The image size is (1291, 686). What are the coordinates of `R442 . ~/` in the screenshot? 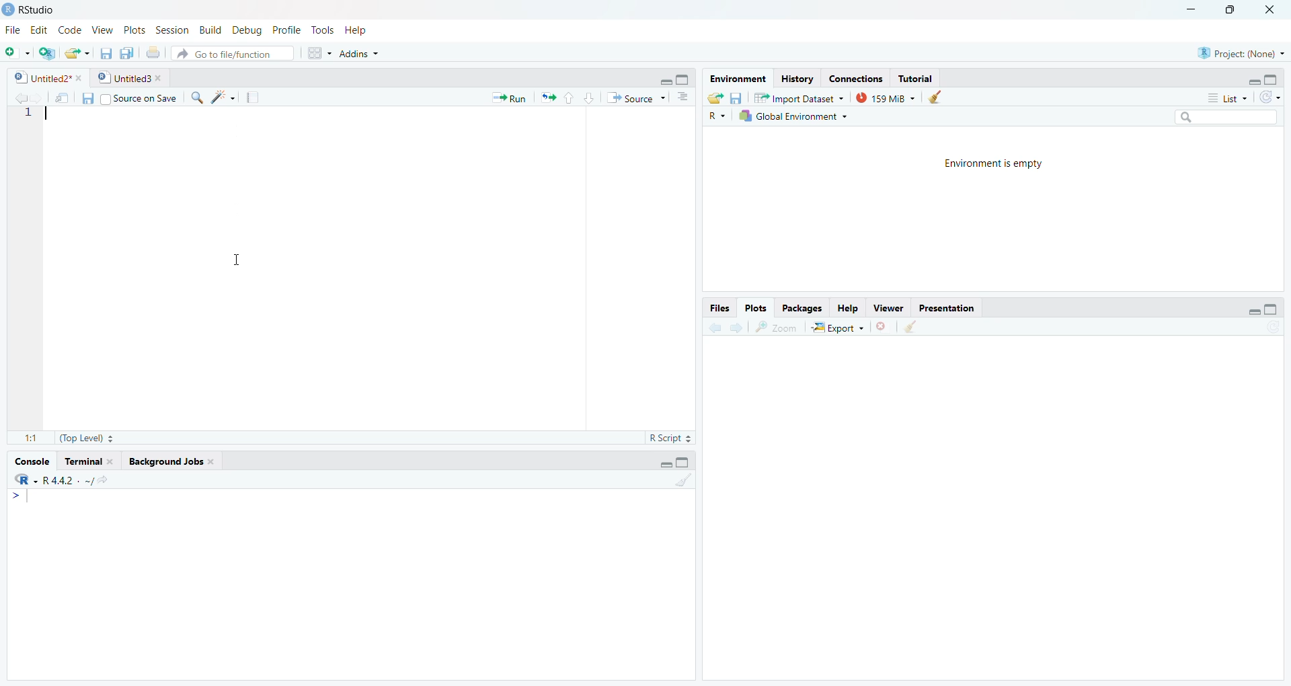 It's located at (68, 480).